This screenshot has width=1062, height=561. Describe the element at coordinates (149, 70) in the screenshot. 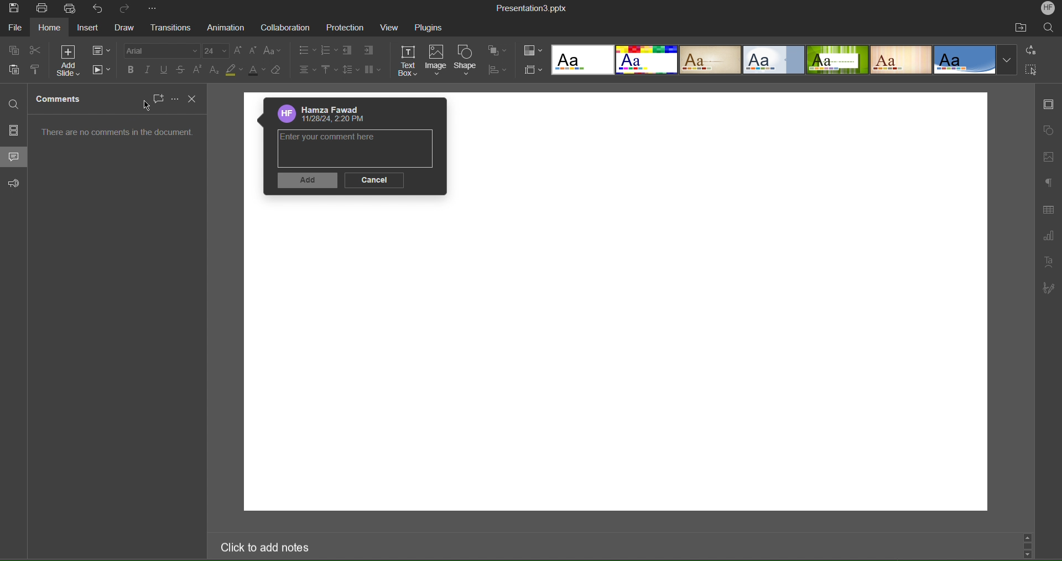

I see `Italics` at that location.